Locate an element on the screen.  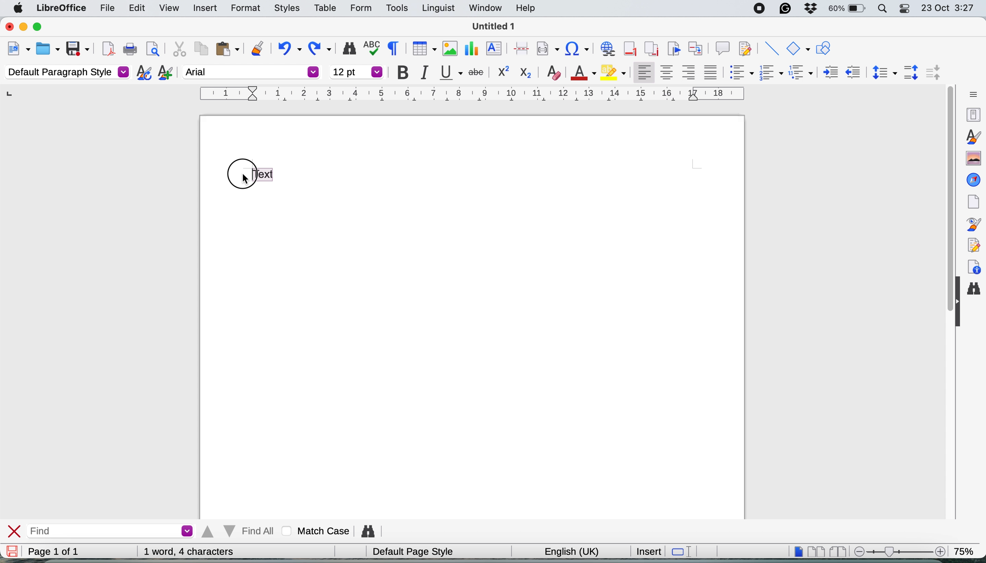
decrease indent is located at coordinates (852, 72).